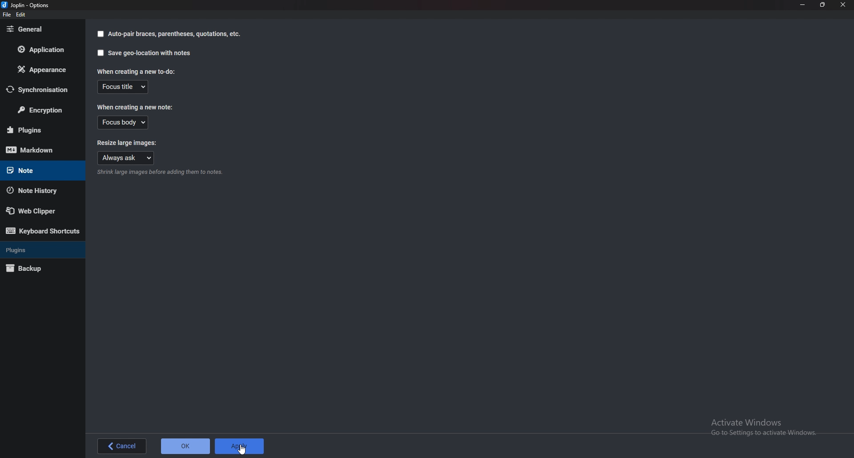  I want to click on Resize large images, so click(132, 144).